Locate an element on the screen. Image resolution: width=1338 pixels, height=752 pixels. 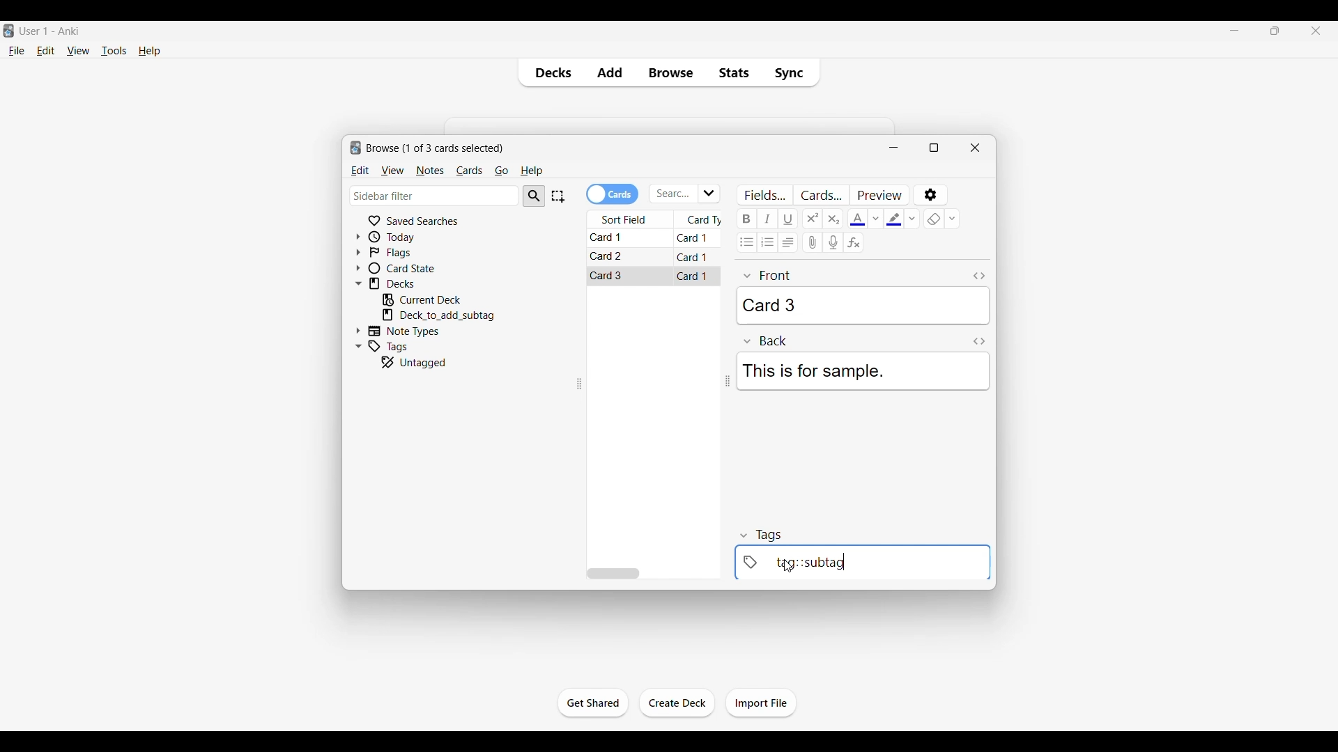
Click to go to tags is located at coordinates (413, 345).